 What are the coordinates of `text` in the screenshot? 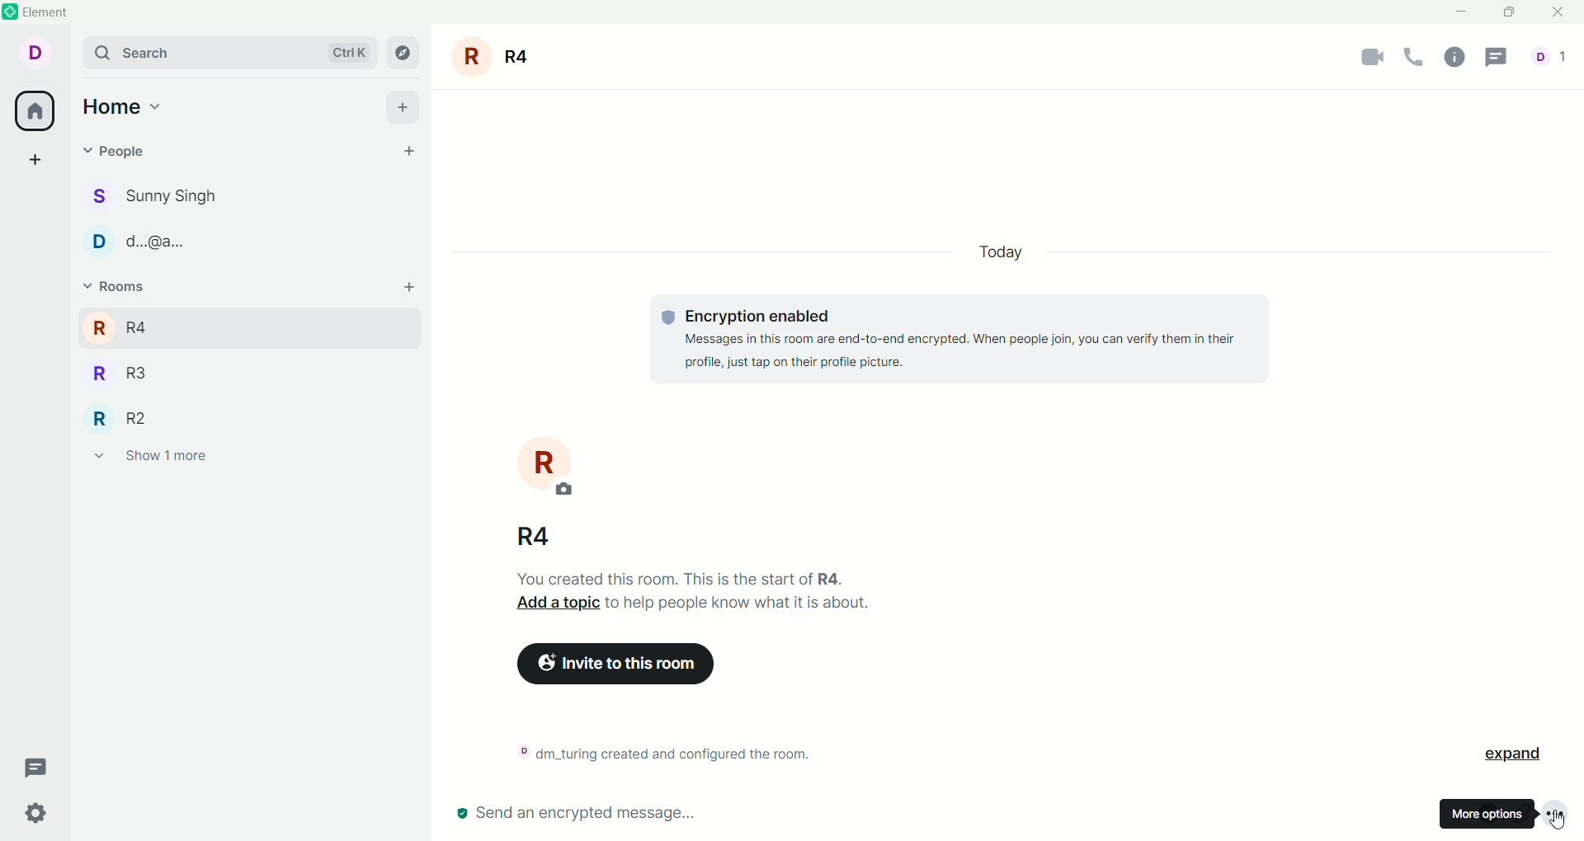 It's located at (674, 751).